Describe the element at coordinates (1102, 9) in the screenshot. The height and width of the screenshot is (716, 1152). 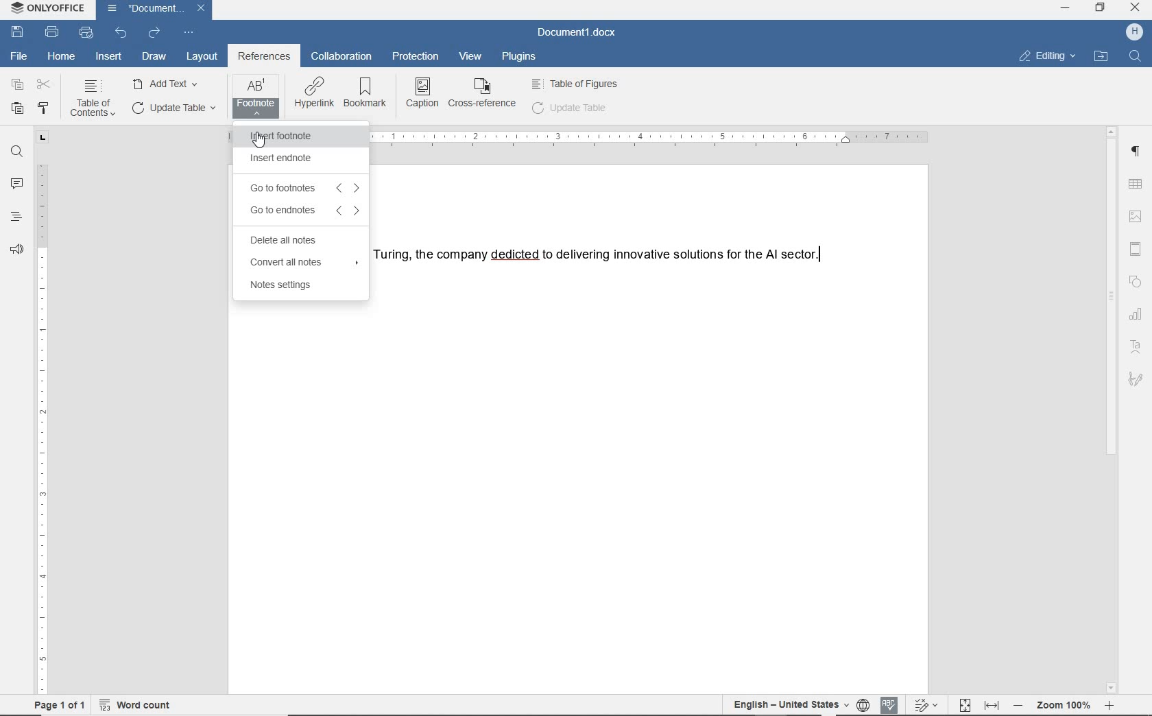
I see `RESTORE DOWN` at that location.